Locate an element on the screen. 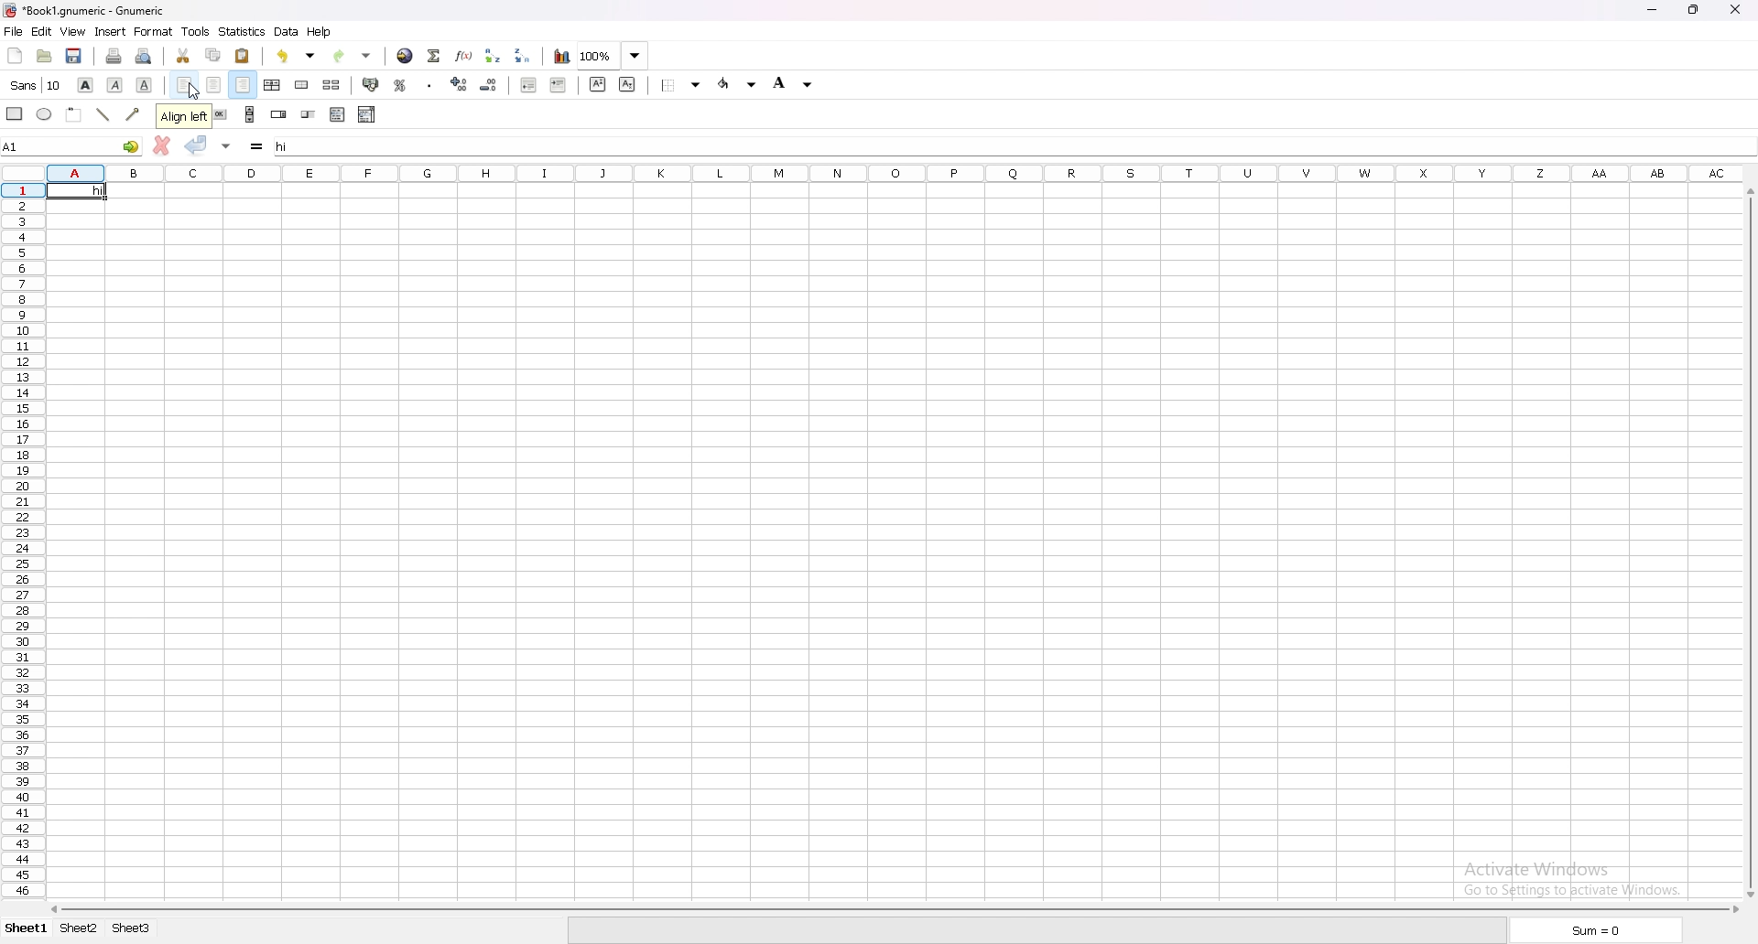 This screenshot has height=944, width=1758. cancel changes is located at coordinates (161, 145).